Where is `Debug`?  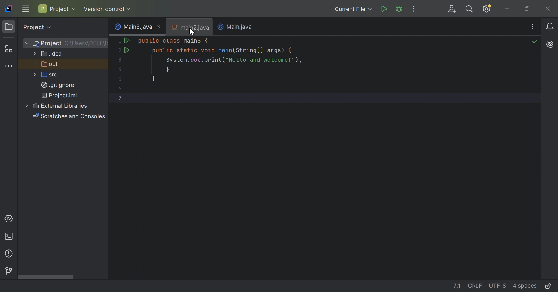
Debug is located at coordinates (399, 9).